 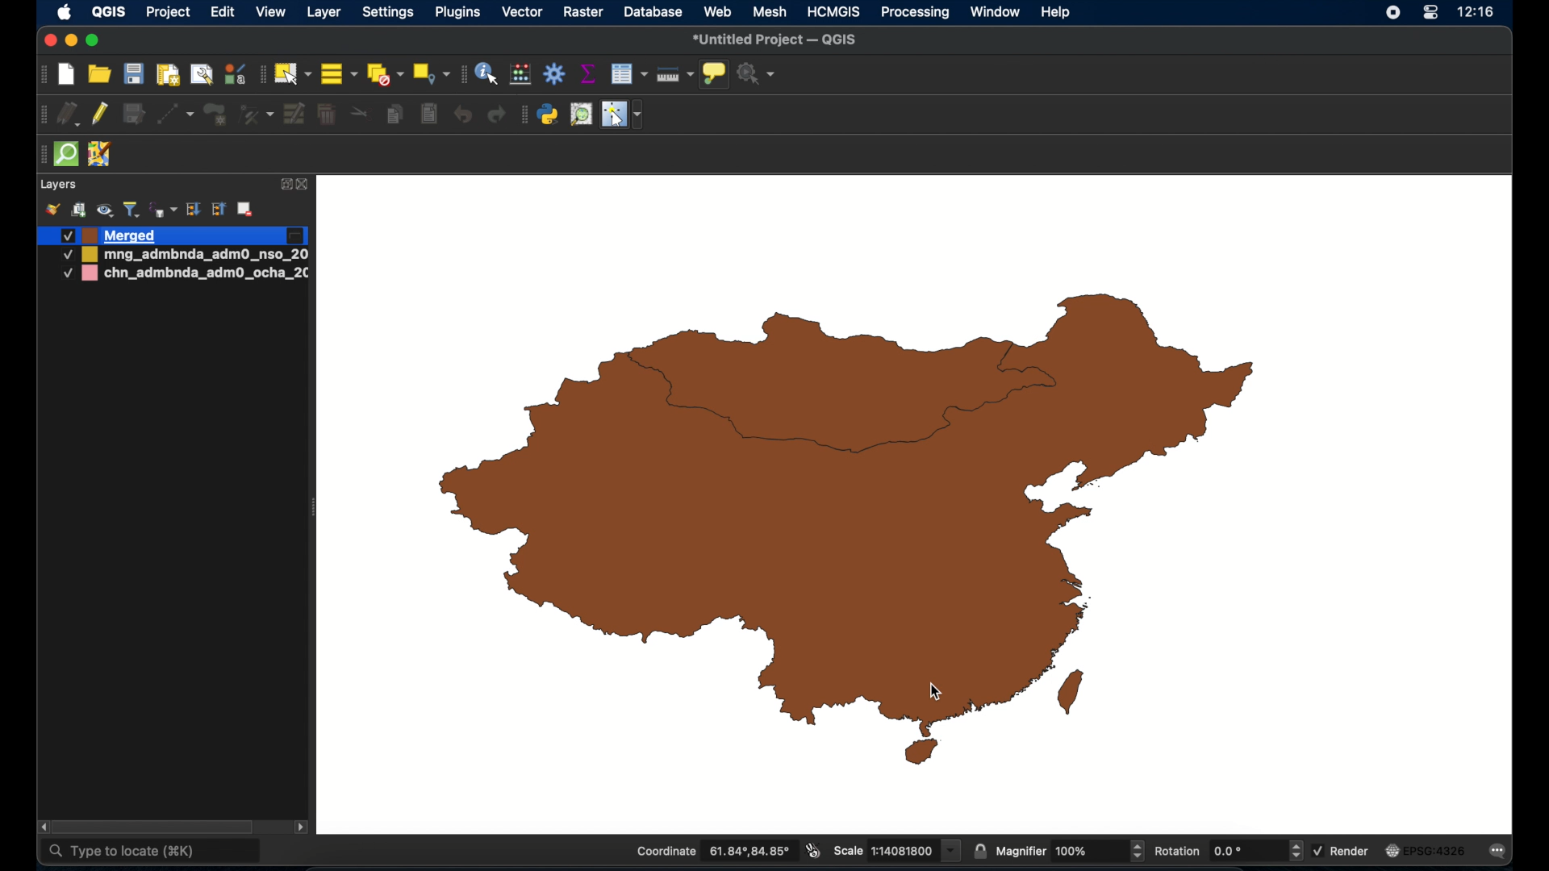 What do you see at coordinates (133, 115) in the screenshot?
I see `save edits` at bounding box center [133, 115].